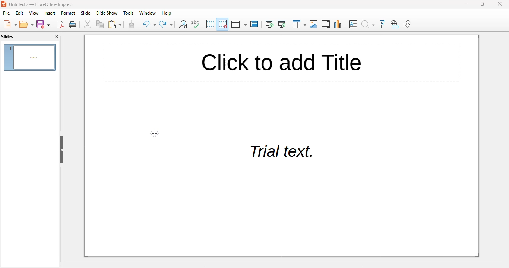 The height and width of the screenshot is (268, 509). Describe the element at coordinates (154, 133) in the screenshot. I see `cursor` at that location.